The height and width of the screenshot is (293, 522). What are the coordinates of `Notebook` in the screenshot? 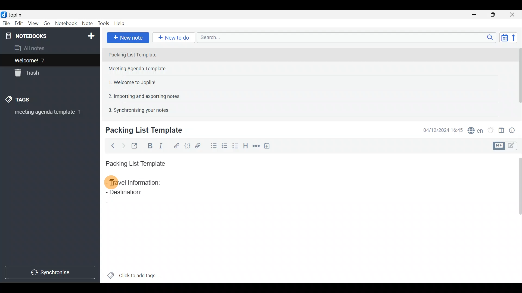 It's located at (66, 24).